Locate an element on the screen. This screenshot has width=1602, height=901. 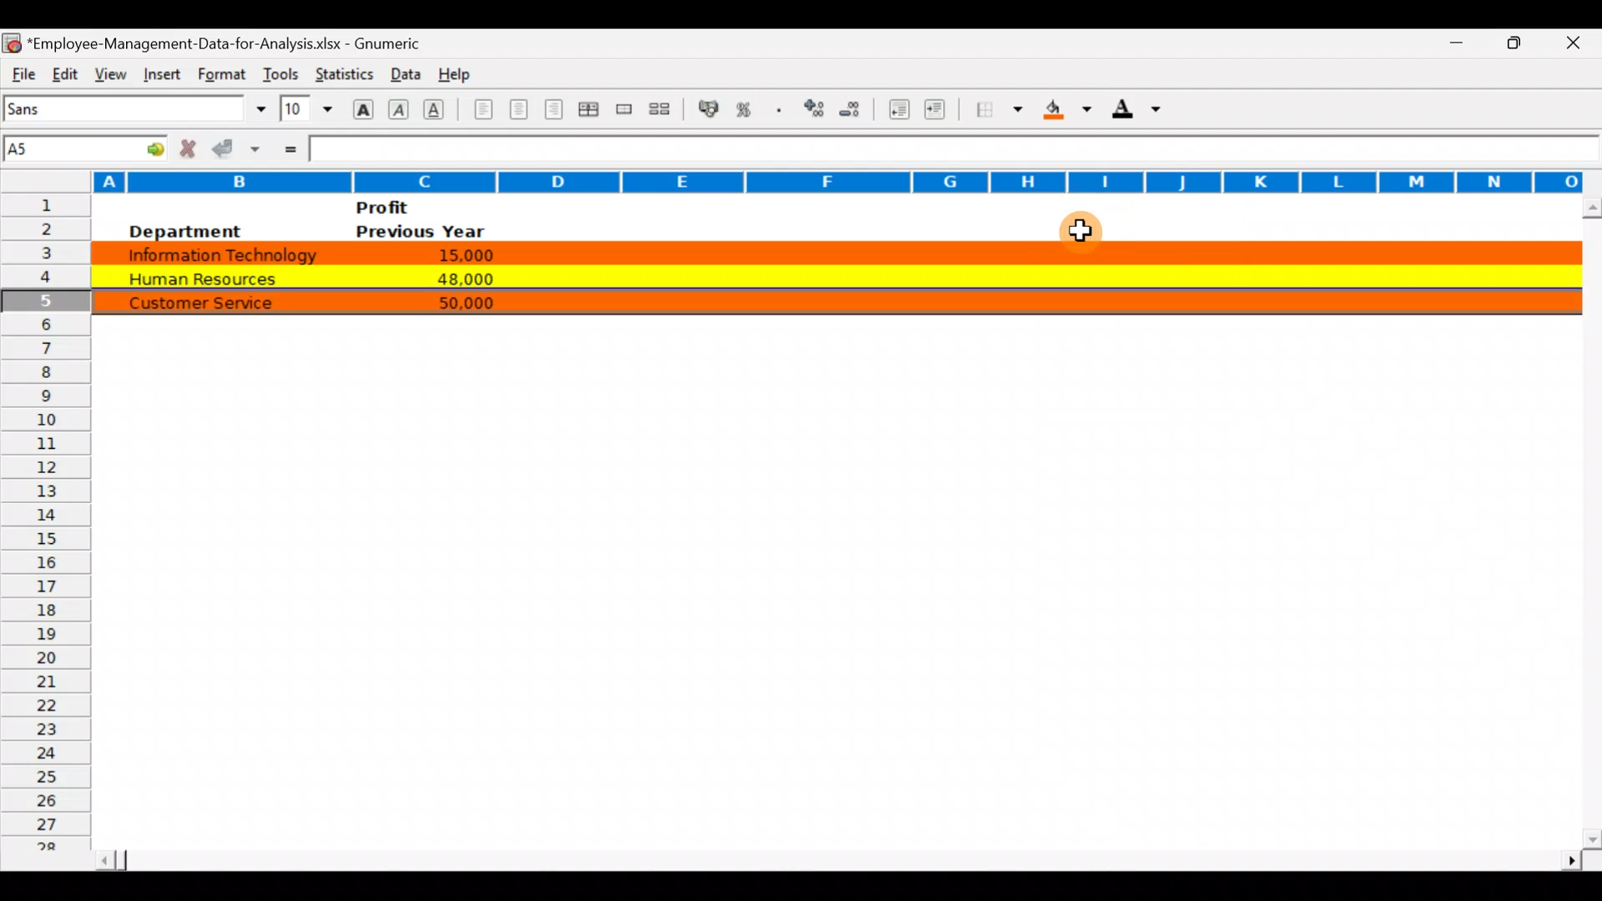
Foreground is located at coordinates (1142, 114).